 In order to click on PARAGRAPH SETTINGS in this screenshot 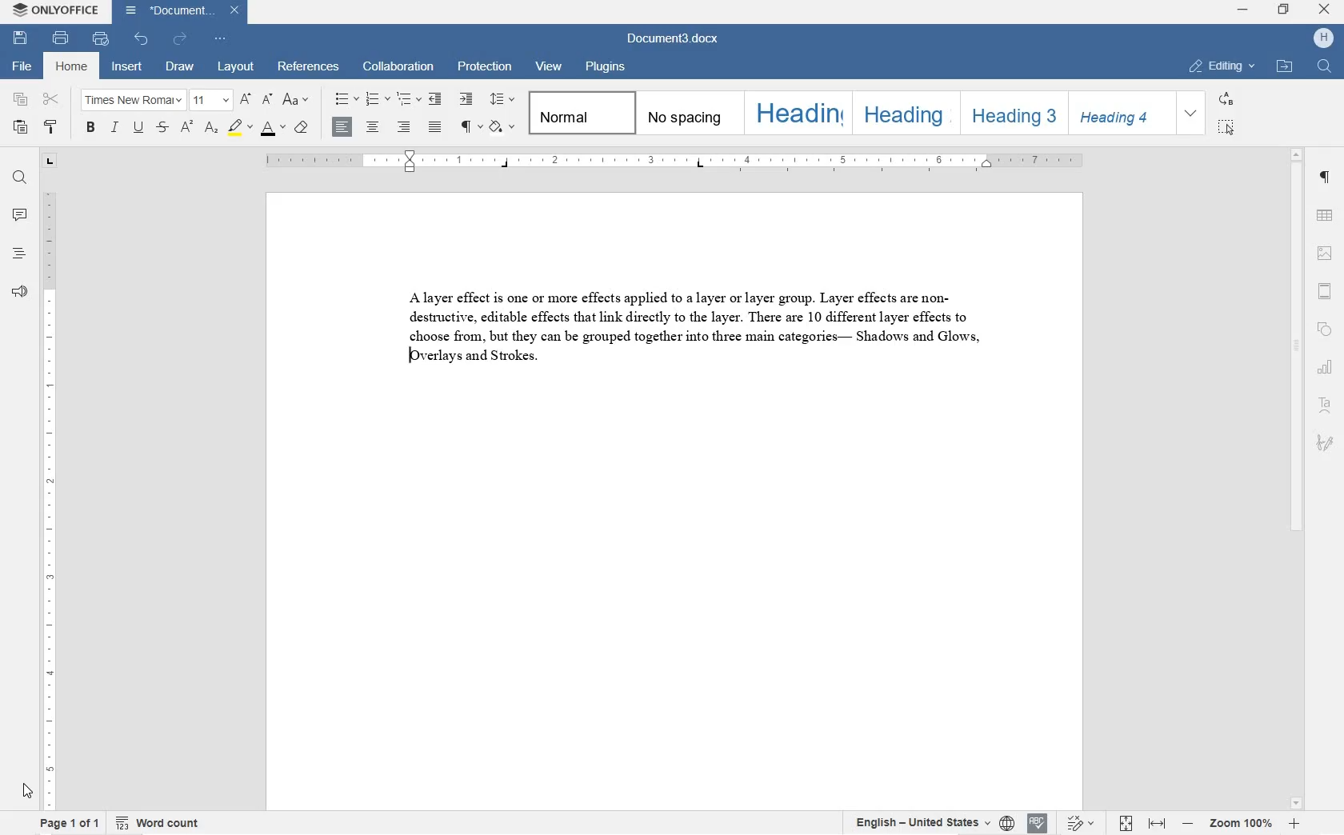, I will do `click(1326, 177)`.